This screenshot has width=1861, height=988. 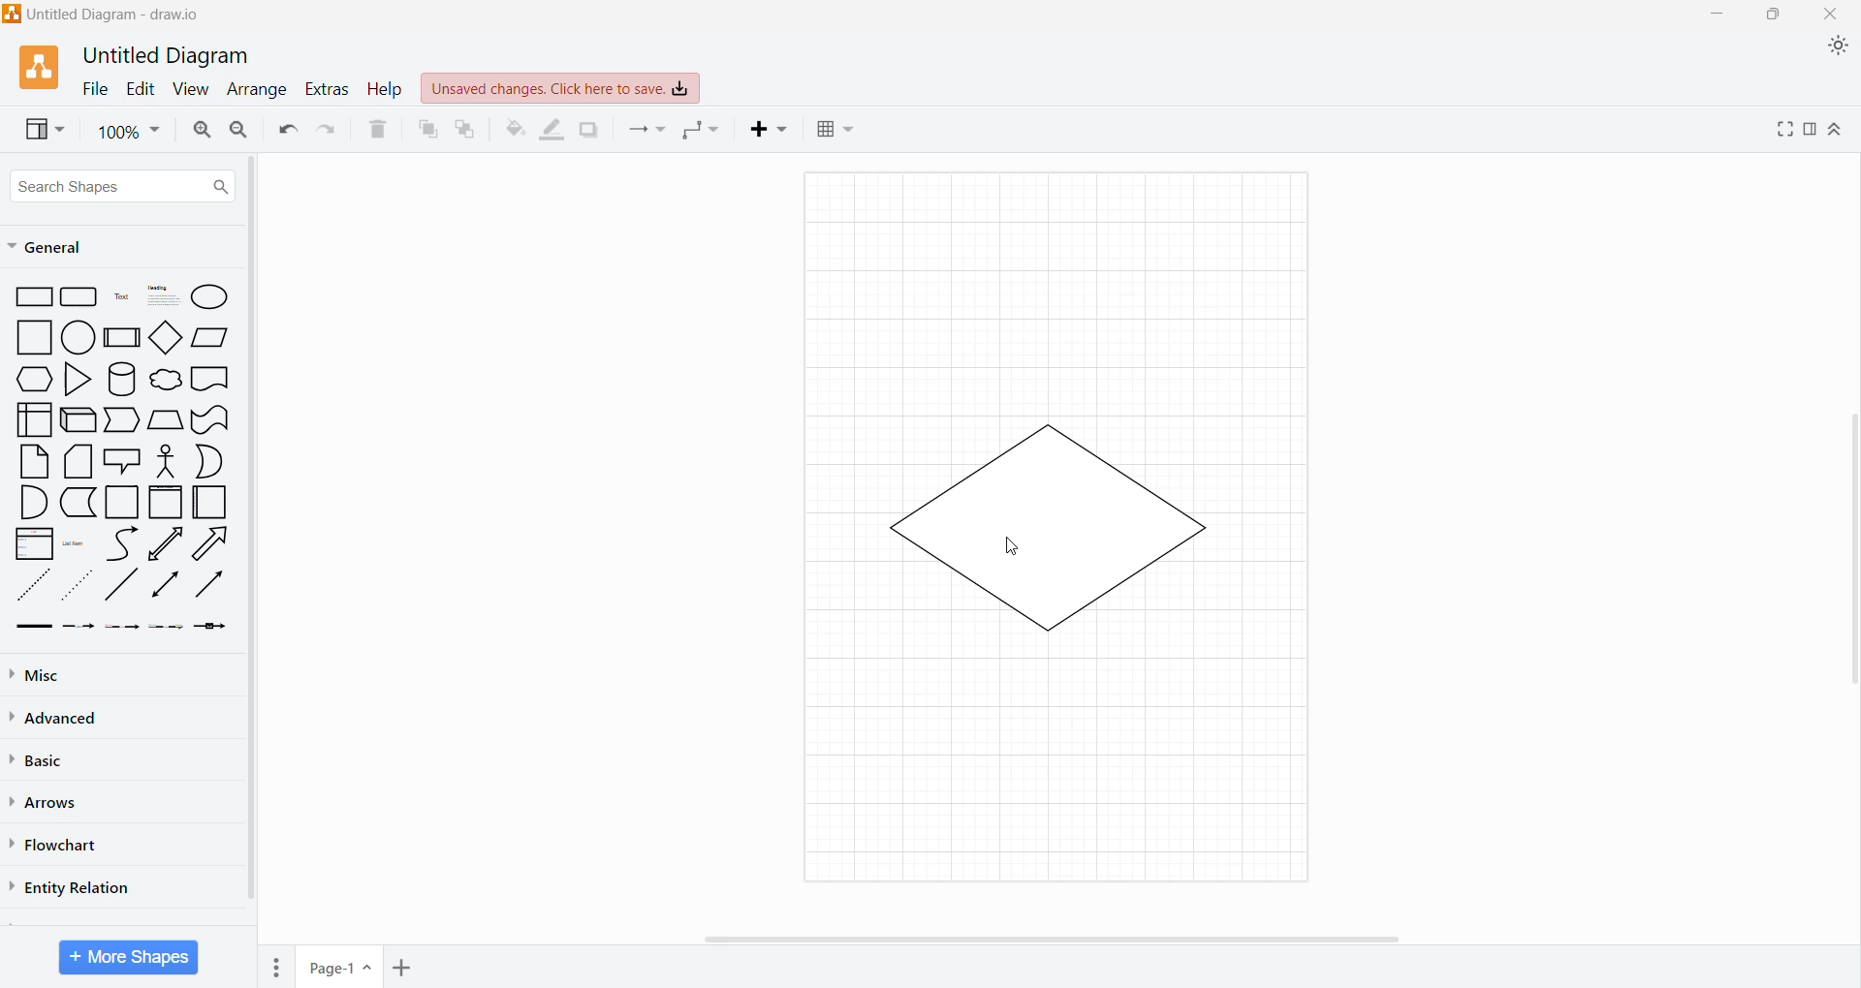 I want to click on Delete, so click(x=379, y=130).